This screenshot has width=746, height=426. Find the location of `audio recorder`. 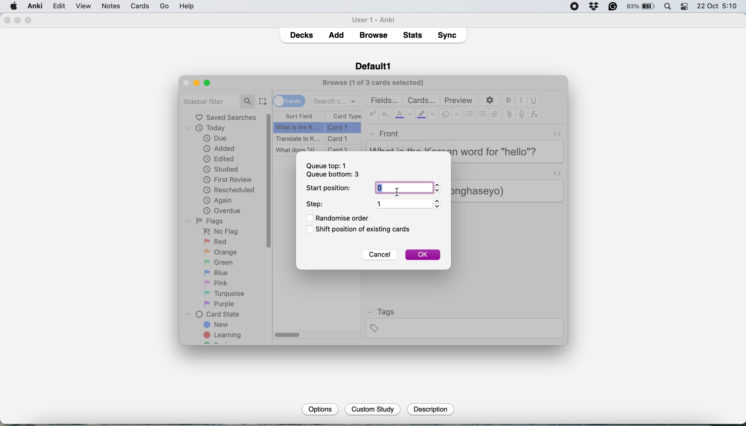

audio recorder is located at coordinates (521, 115).